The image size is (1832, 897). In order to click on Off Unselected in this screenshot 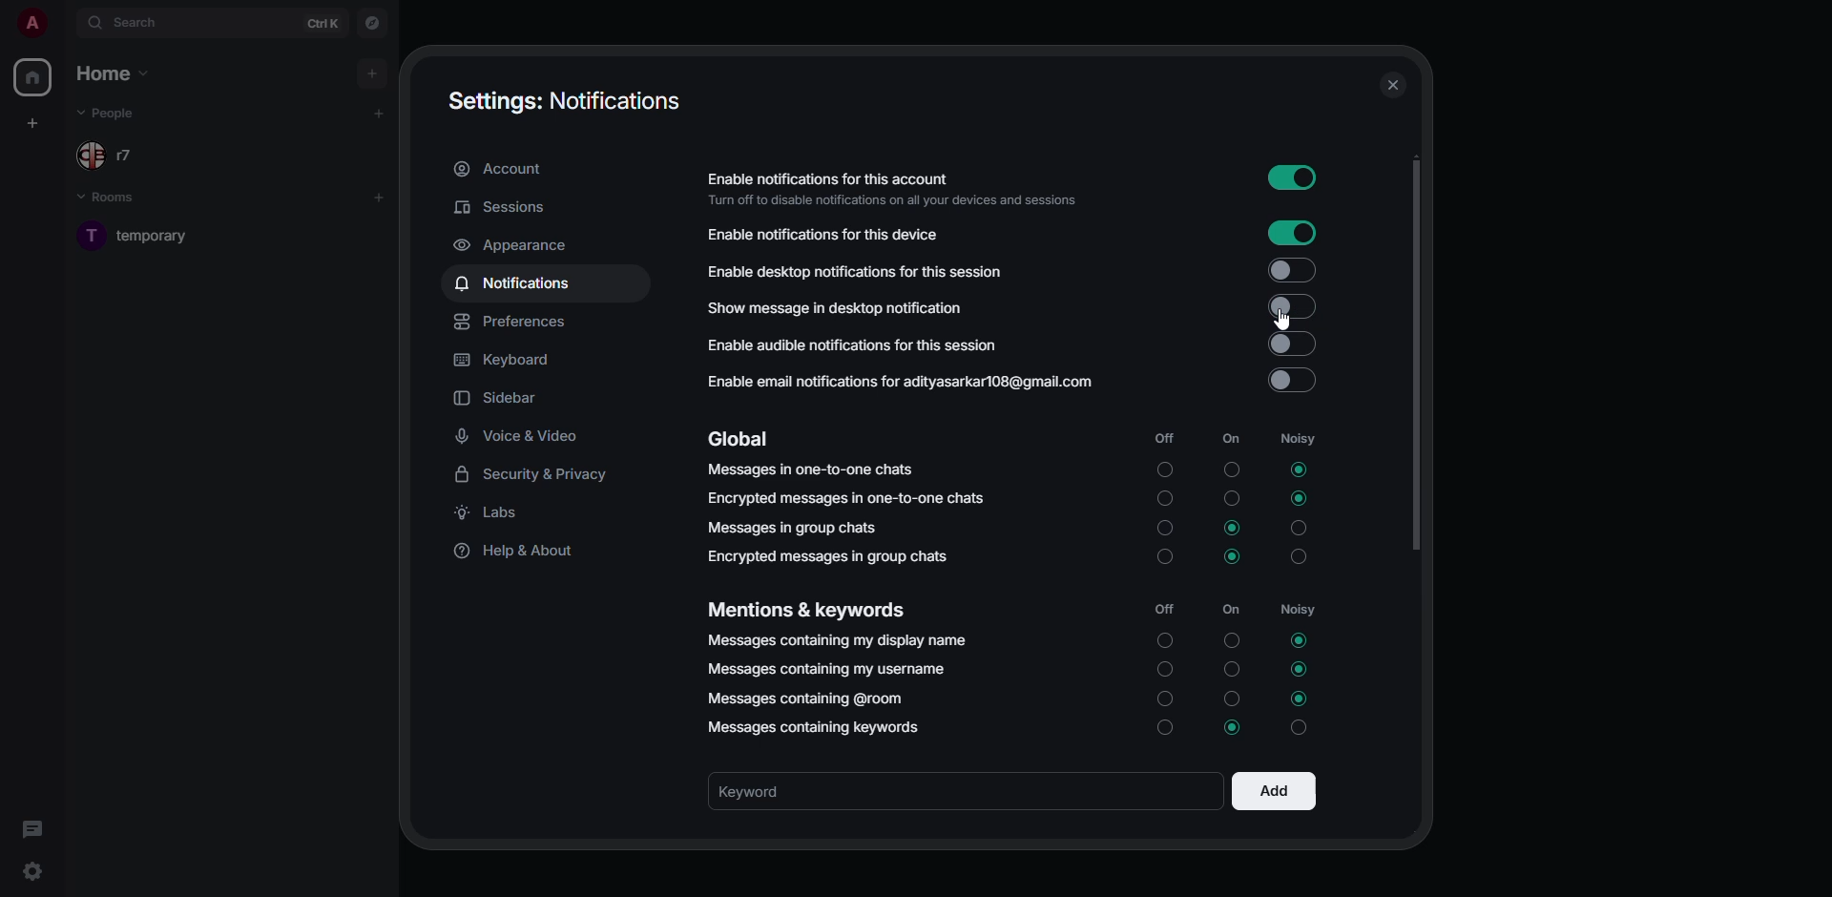, I will do `click(1163, 728)`.